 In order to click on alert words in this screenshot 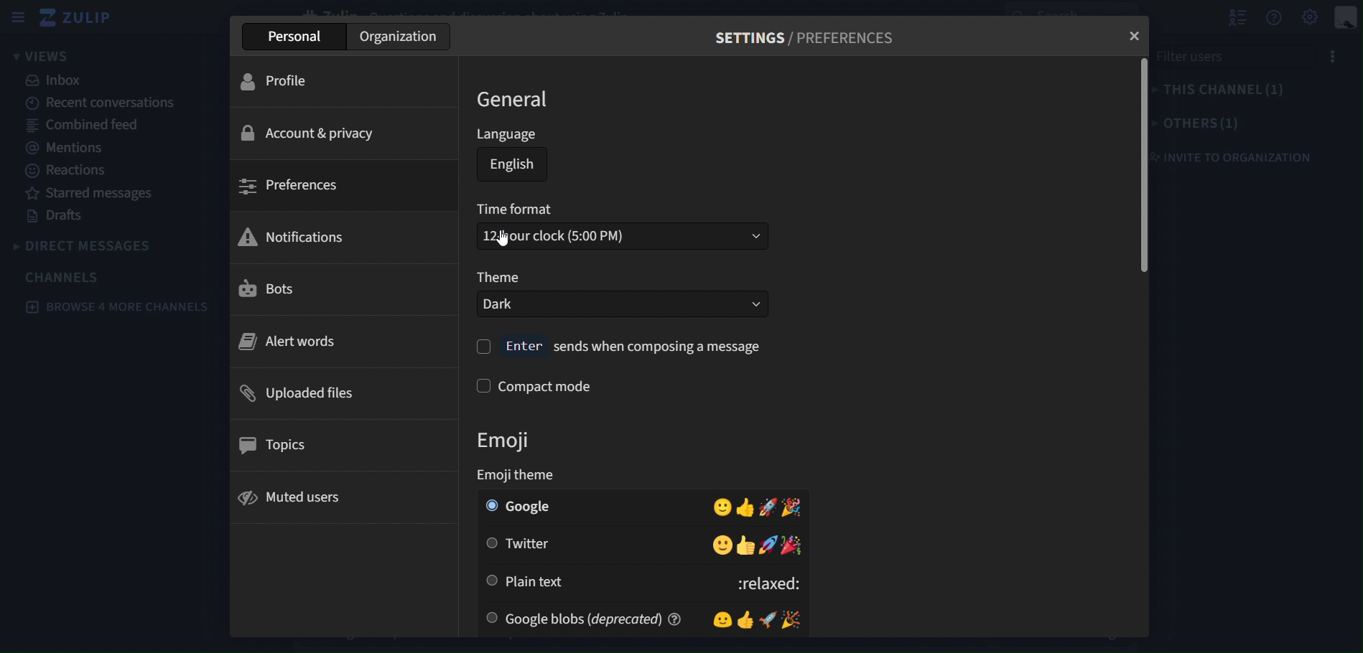, I will do `click(338, 342)`.